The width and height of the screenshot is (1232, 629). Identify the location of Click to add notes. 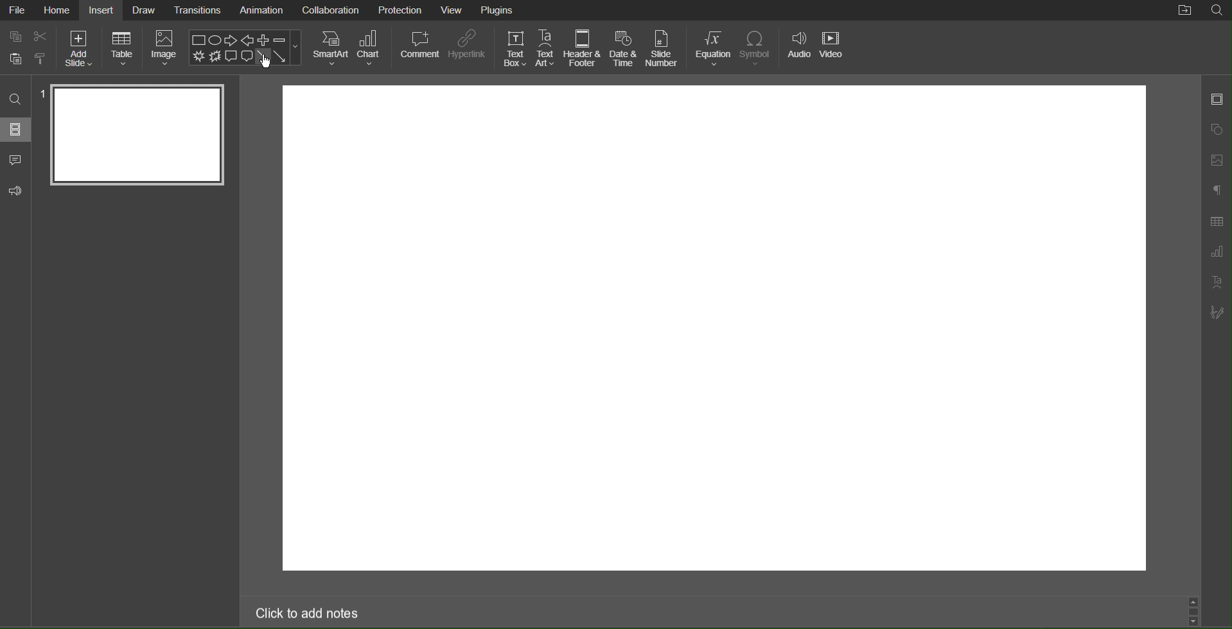
(308, 615).